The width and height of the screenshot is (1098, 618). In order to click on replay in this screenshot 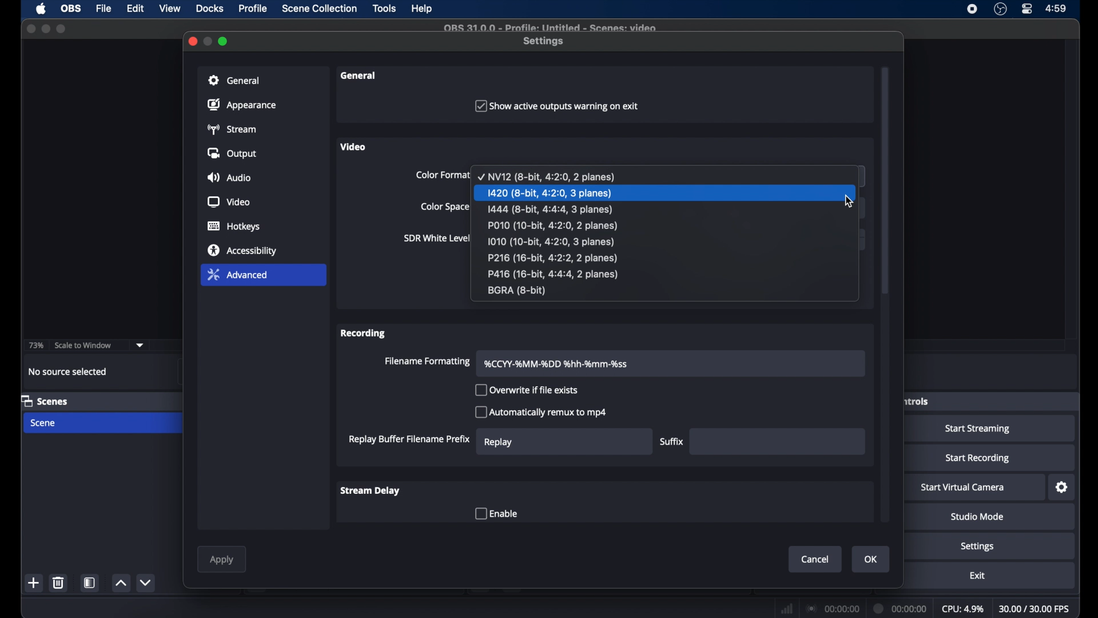, I will do `click(499, 442)`.